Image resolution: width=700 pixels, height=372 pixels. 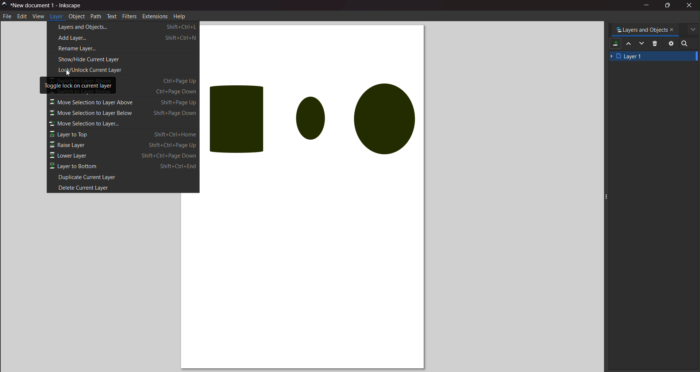 What do you see at coordinates (689, 6) in the screenshot?
I see `close` at bounding box center [689, 6].